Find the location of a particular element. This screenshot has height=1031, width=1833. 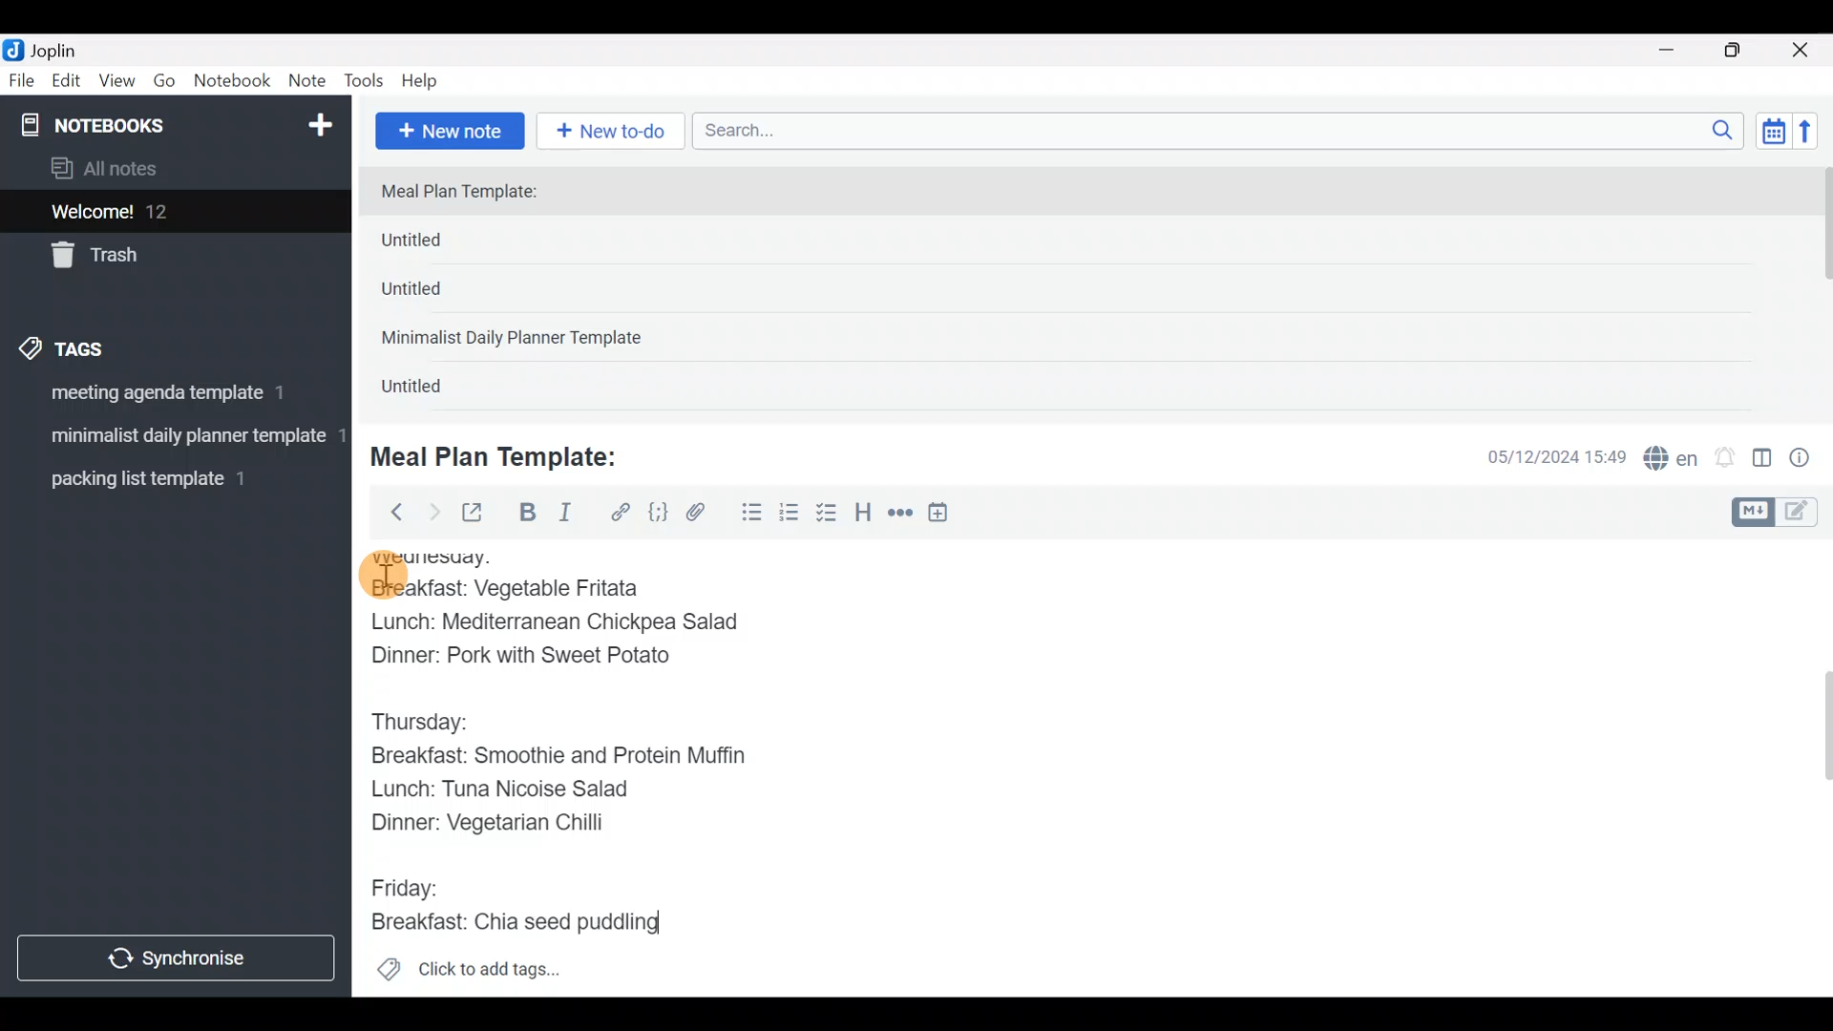

Untitled is located at coordinates (433, 390).